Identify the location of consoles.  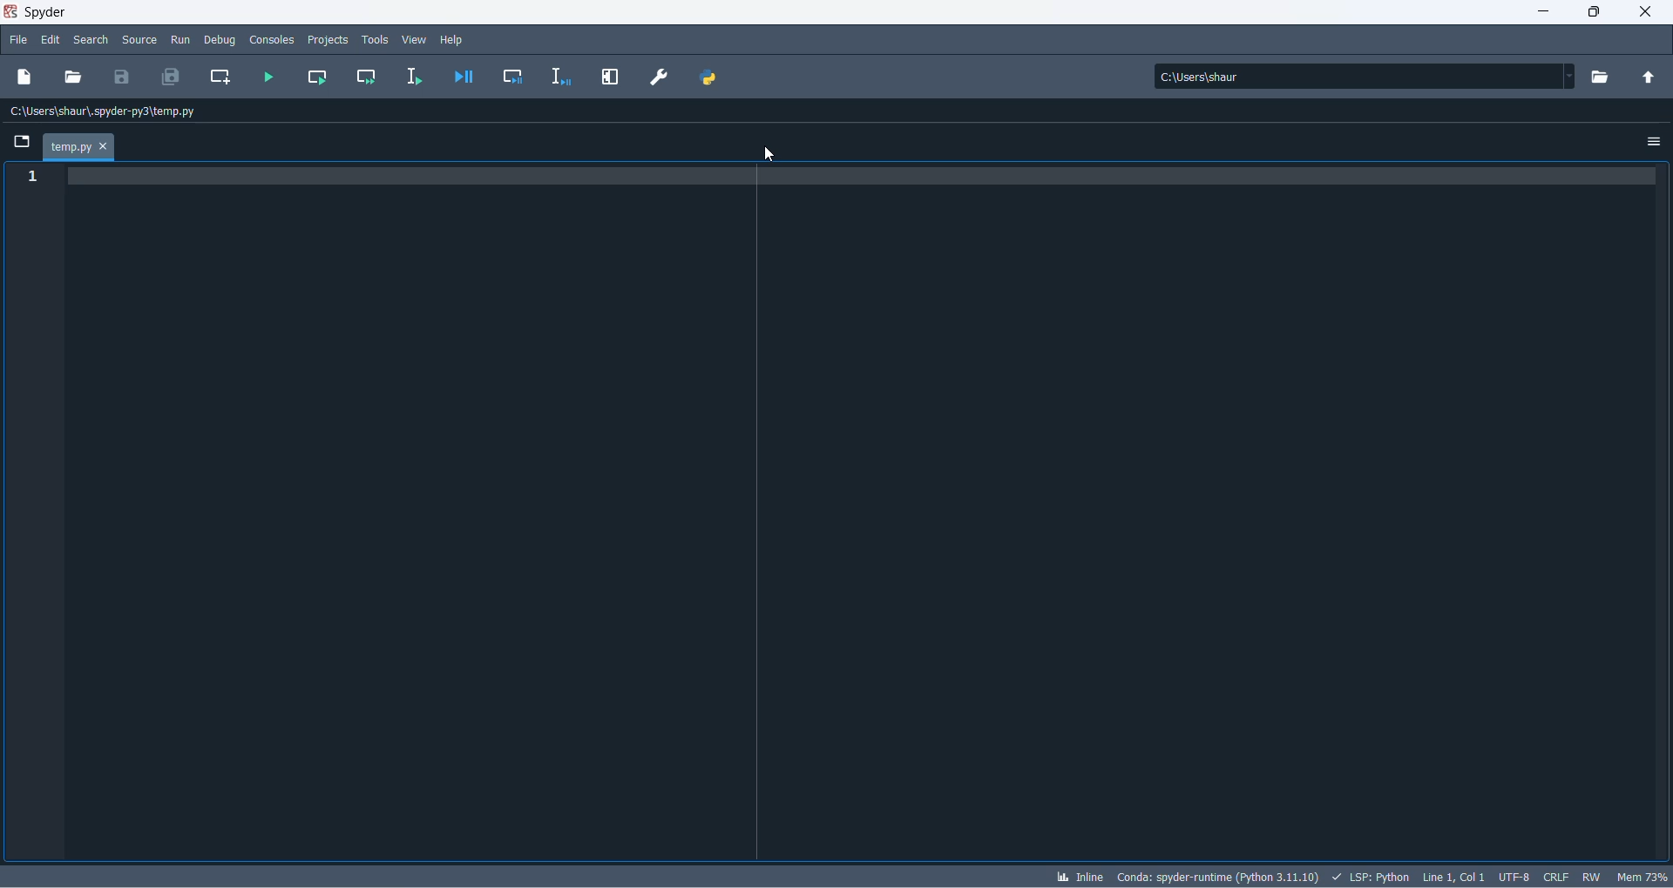
(273, 38).